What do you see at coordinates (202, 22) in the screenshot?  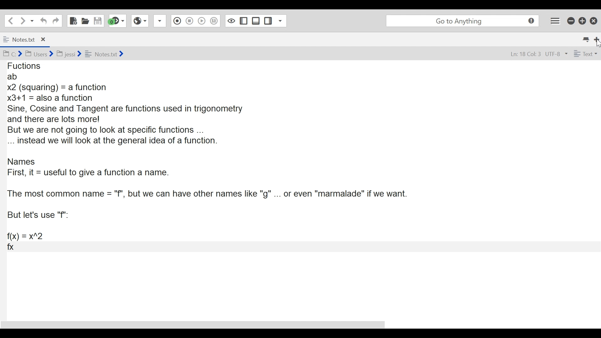 I see `Play Last Macro` at bounding box center [202, 22].